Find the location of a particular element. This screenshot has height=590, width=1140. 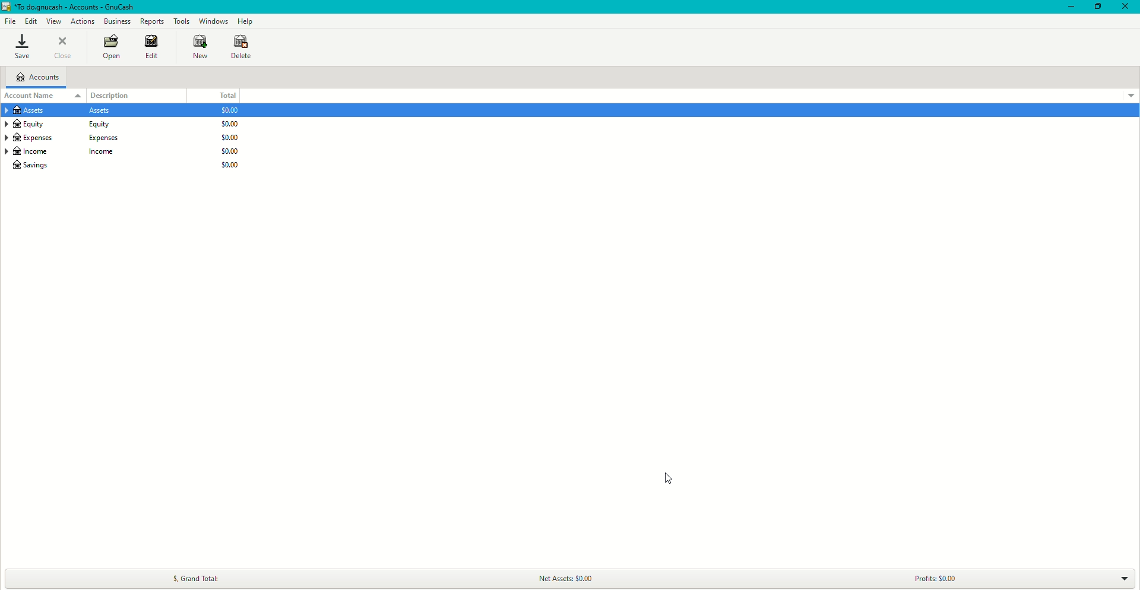

Cursor is located at coordinates (670, 477).